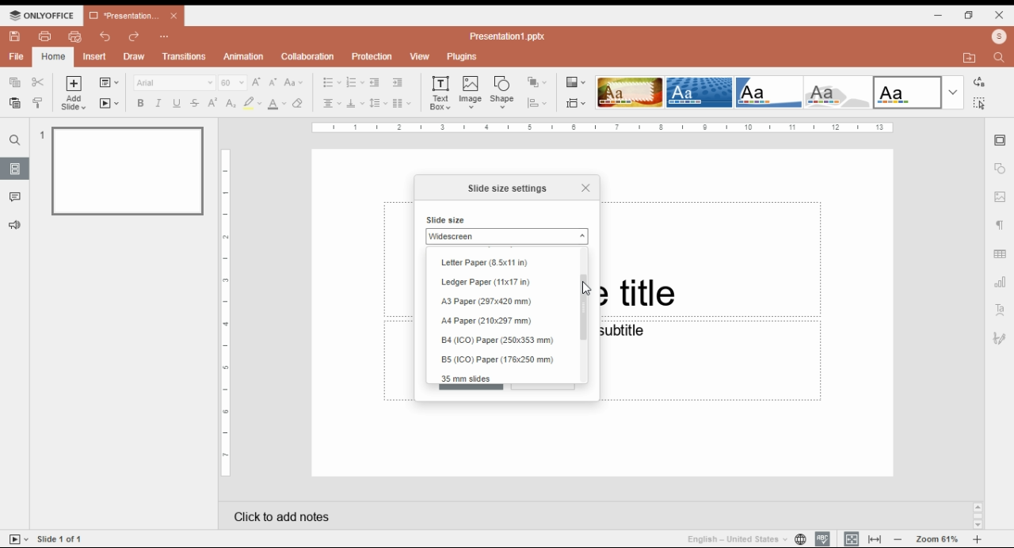  I want to click on slide them option, so click(908, 92).